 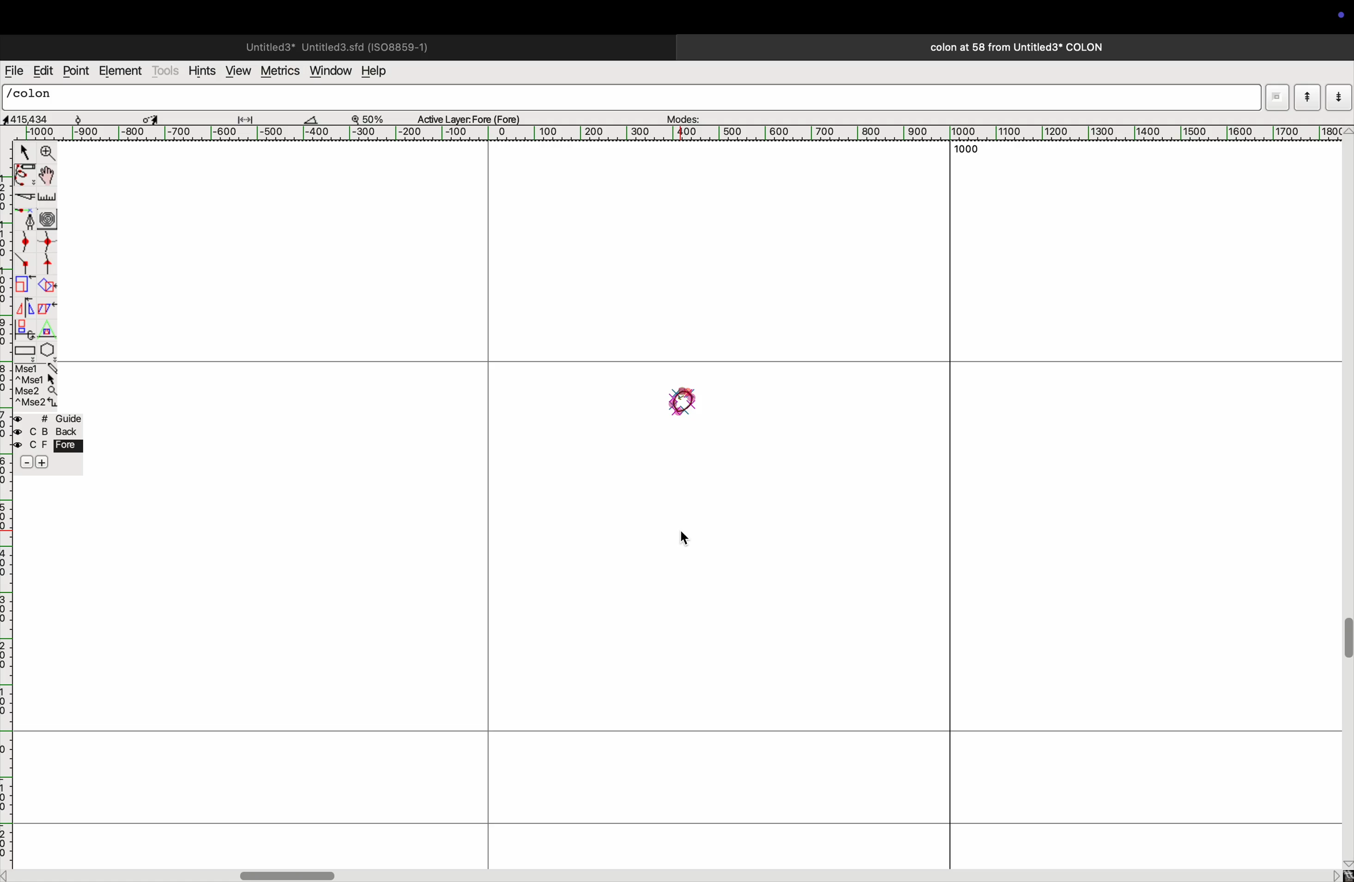 What do you see at coordinates (1338, 96) in the screenshot?
I see `mode down` at bounding box center [1338, 96].